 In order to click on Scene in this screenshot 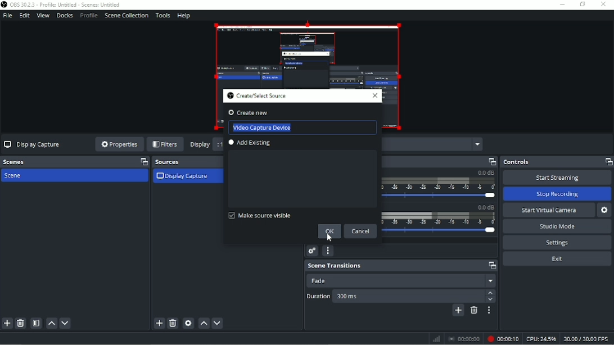, I will do `click(75, 161)`.